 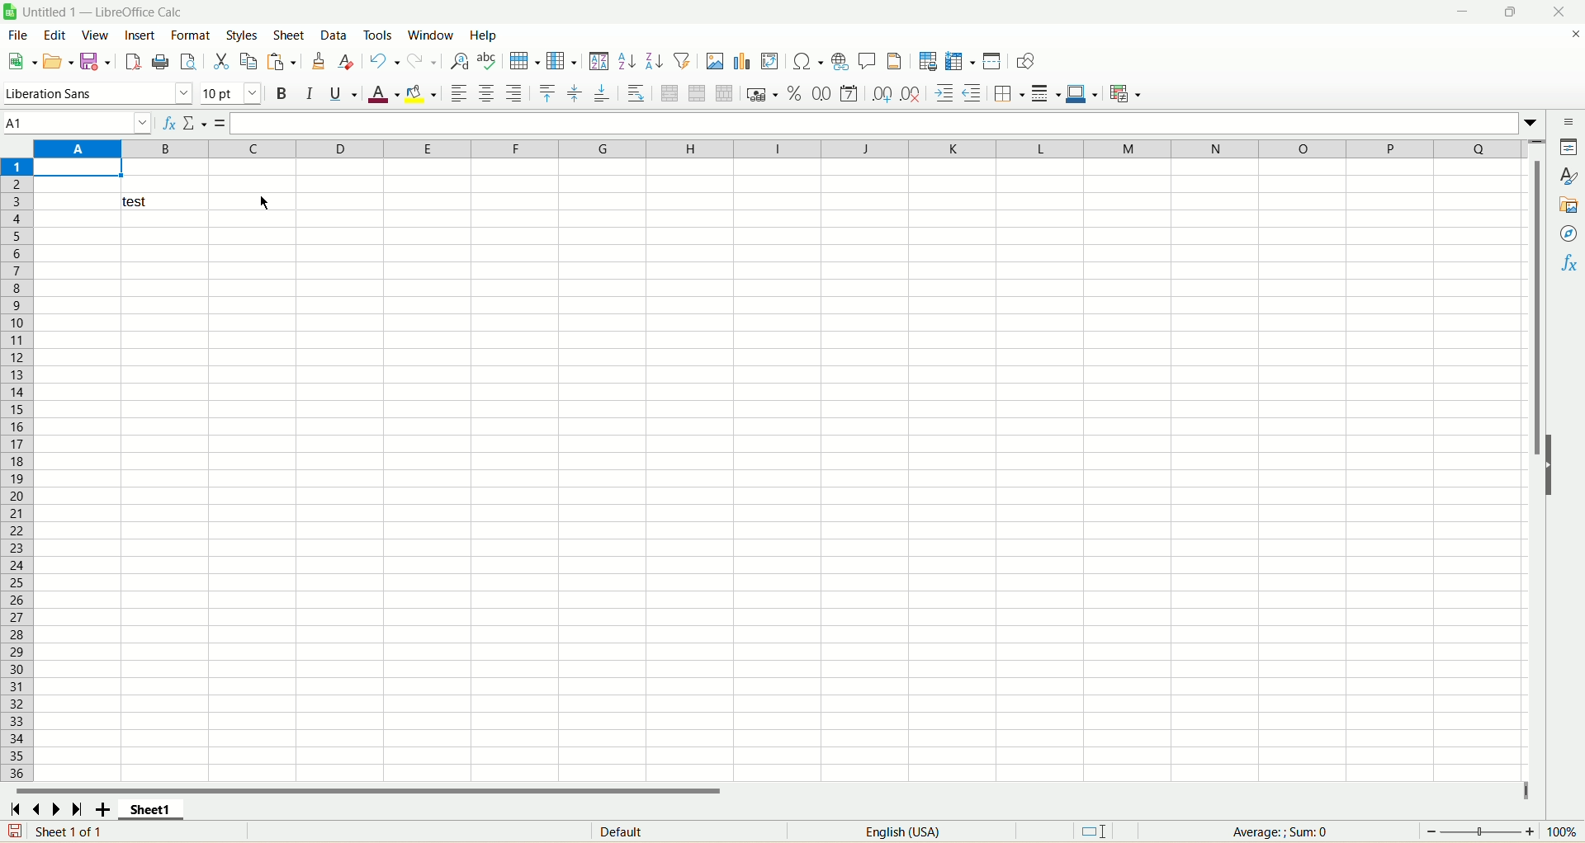 What do you see at coordinates (780, 148) in the screenshot?
I see `column divisions ` at bounding box center [780, 148].